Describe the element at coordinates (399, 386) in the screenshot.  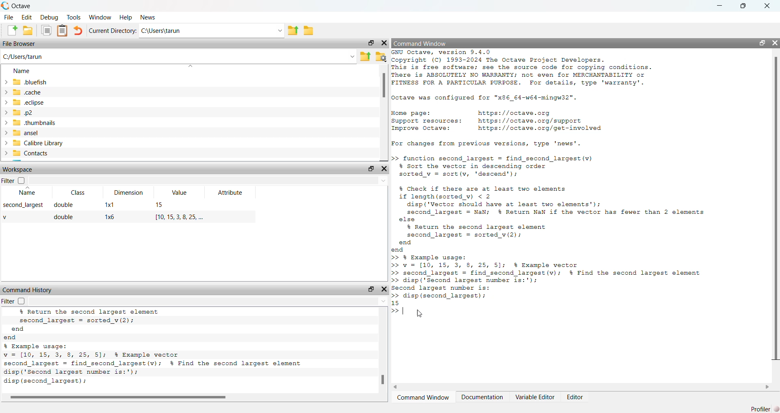
I see `move left` at that location.